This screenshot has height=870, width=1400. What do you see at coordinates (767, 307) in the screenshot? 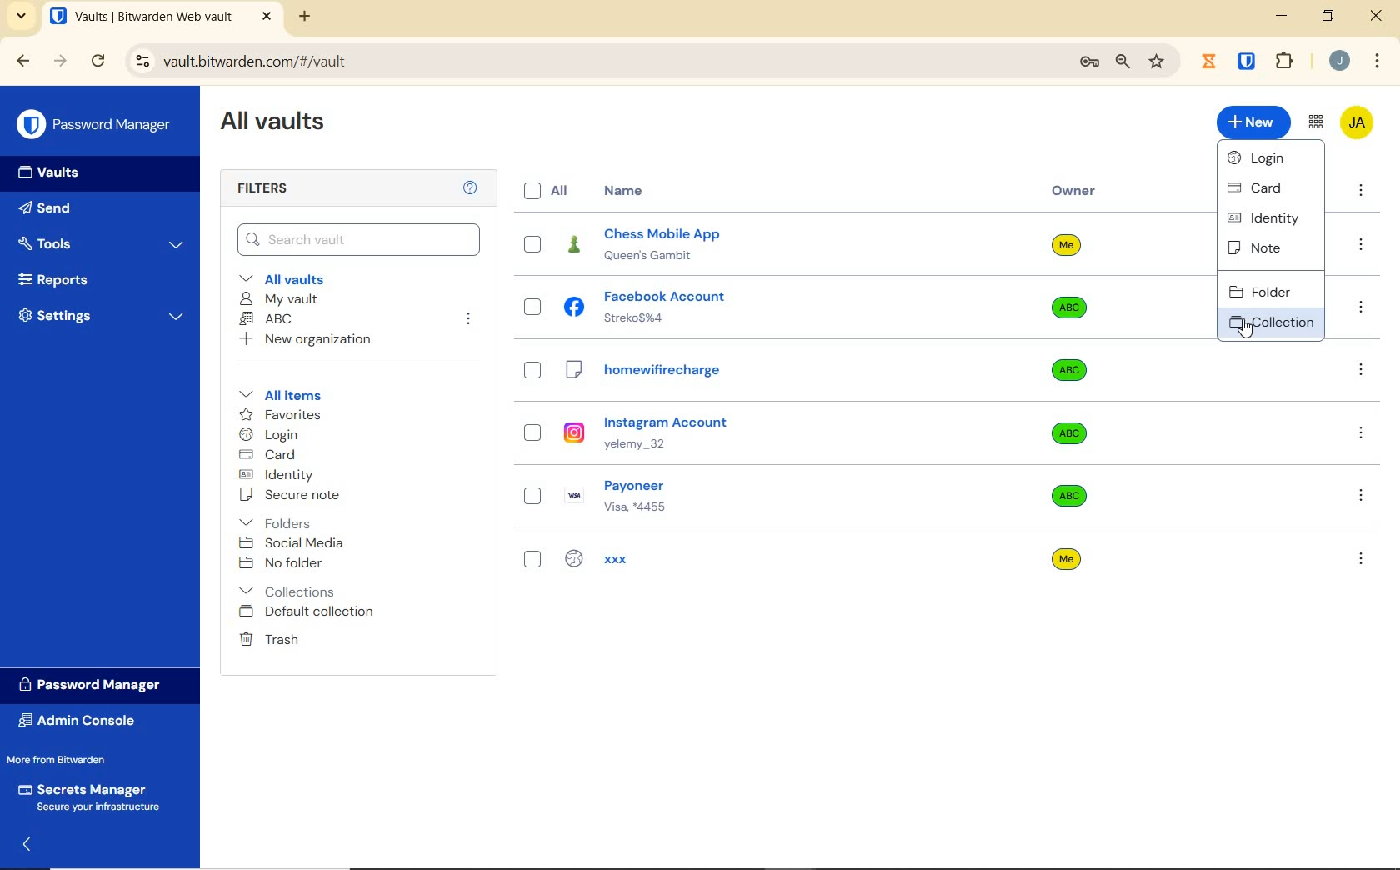
I see `facebook account` at bounding box center [767, 307].